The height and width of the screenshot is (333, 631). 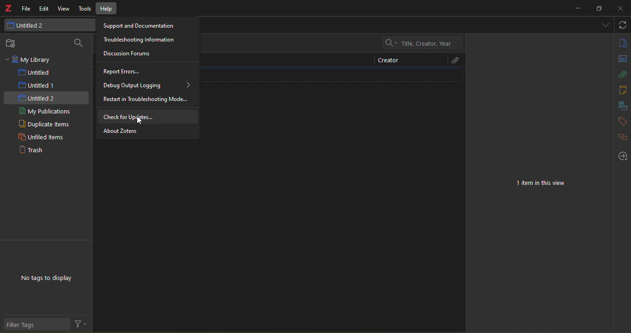 What do you see at coordinates (37, 85) in the screenshot?
I see `untitled 1` at bounding box center [37, 85].